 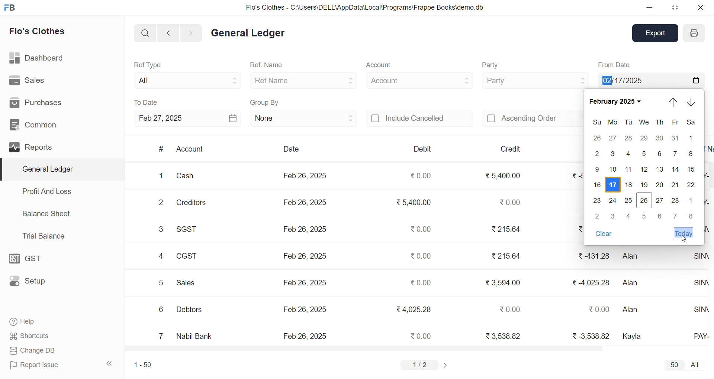 What do you see at coordinates (614, 215) in the screenshot?
I see `3` at bounding box center [614, 215].